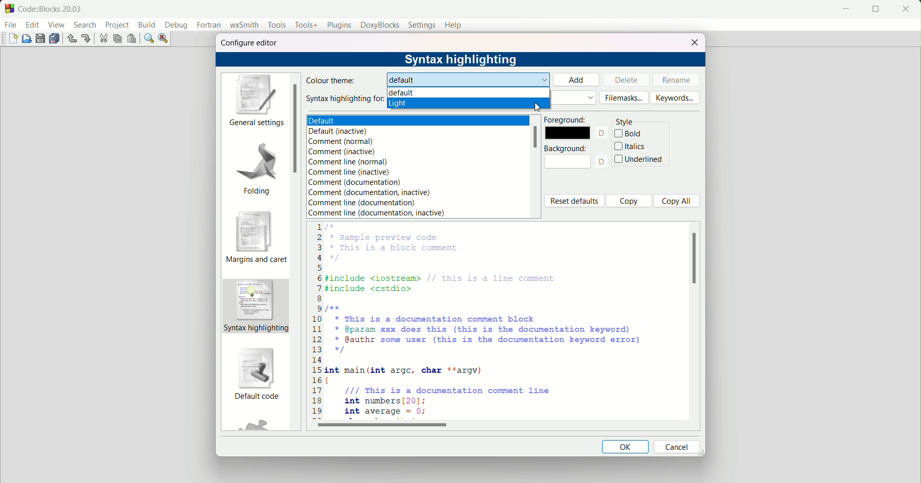  What do you see at coordinates (57, 25) in the screenshot?
I see `view` at bounding box center [57, 25].